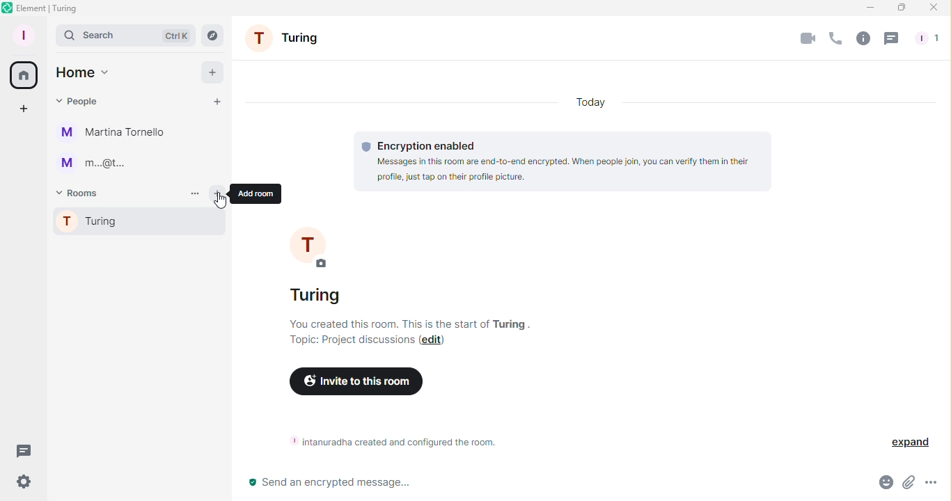 The width and height of the screenshot is (951, 501). Describe the element at coordinates (138, 223) in the screenshot. I see `Turing` at that location.